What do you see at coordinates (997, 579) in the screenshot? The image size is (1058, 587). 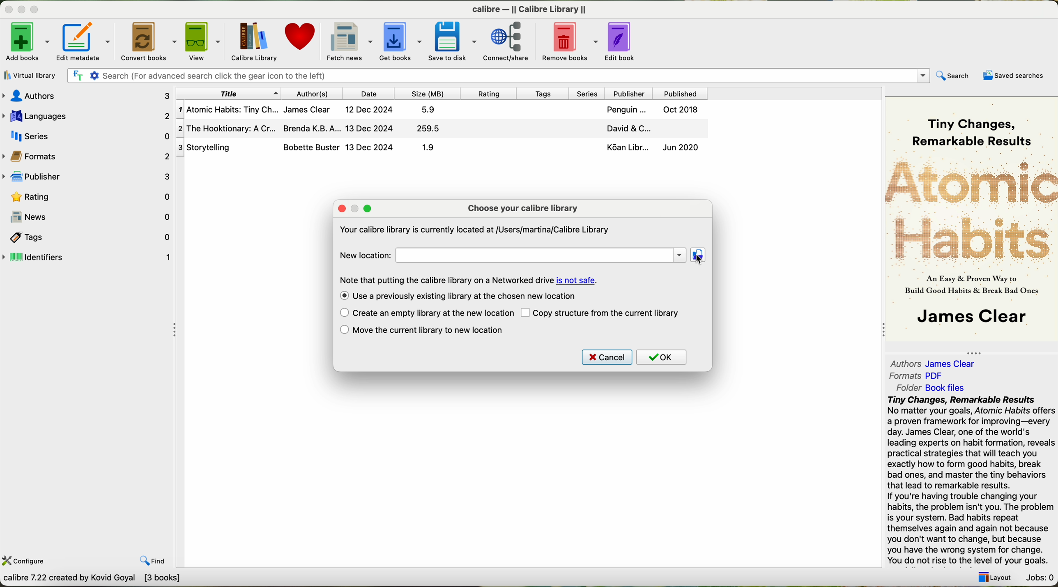 I see `layout` at bounding box center [997, 579].